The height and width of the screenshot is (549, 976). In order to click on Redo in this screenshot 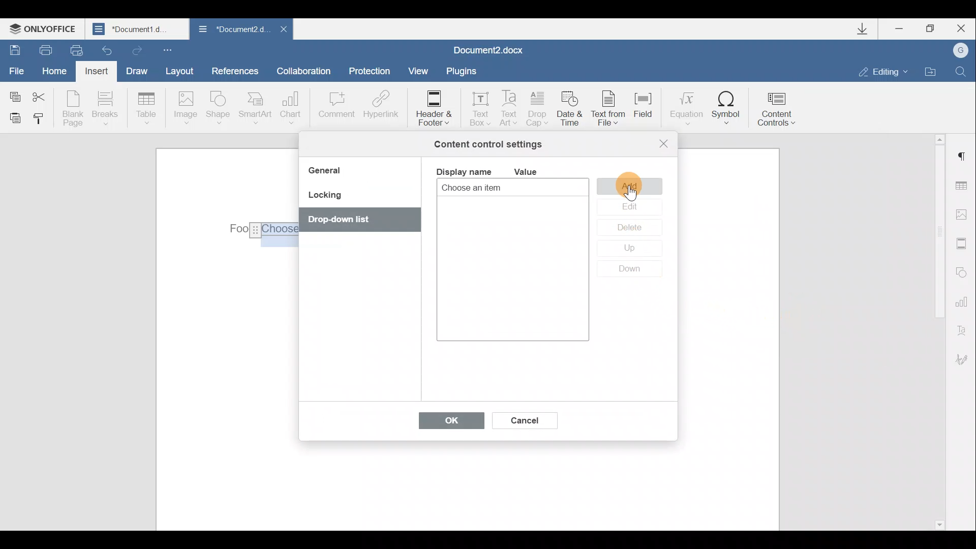, I will do `click(135, 48)`.